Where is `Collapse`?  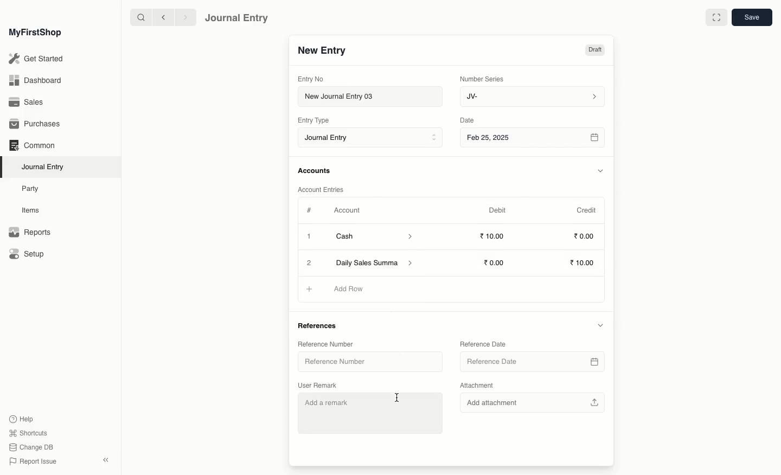 Collapse is located at coordinates (106, 460).